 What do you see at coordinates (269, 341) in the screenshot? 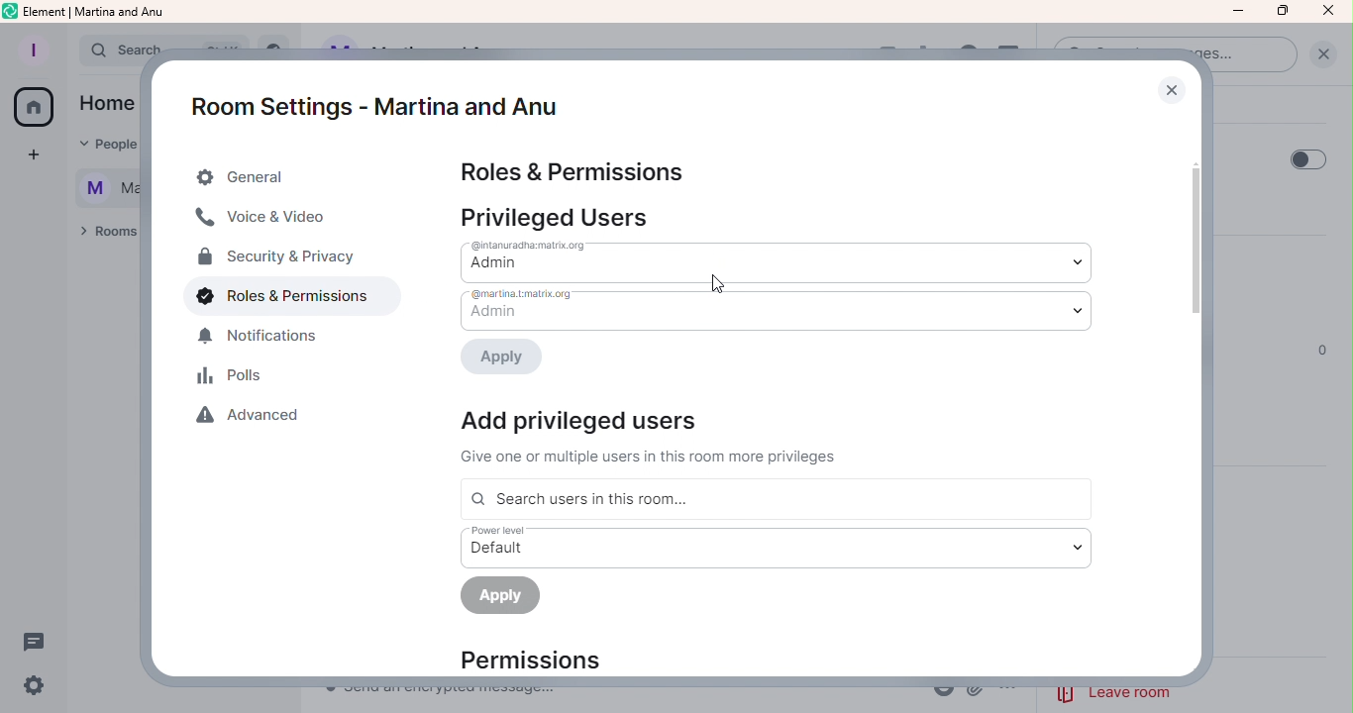
I see `Notifications` at bounding box center [269, 341].